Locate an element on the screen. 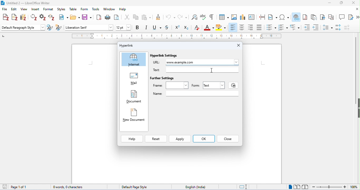 Image resolution: width=360 pixels, height=190 pixels. multilevel list is located at coordinates (295, 28).